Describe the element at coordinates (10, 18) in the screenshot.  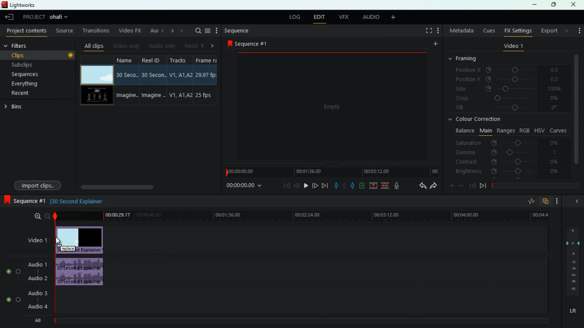
I see `back` at that location.